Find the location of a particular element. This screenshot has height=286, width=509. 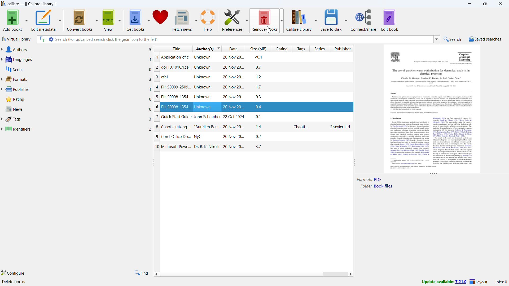

preferences is located at coordinates (232, 20).